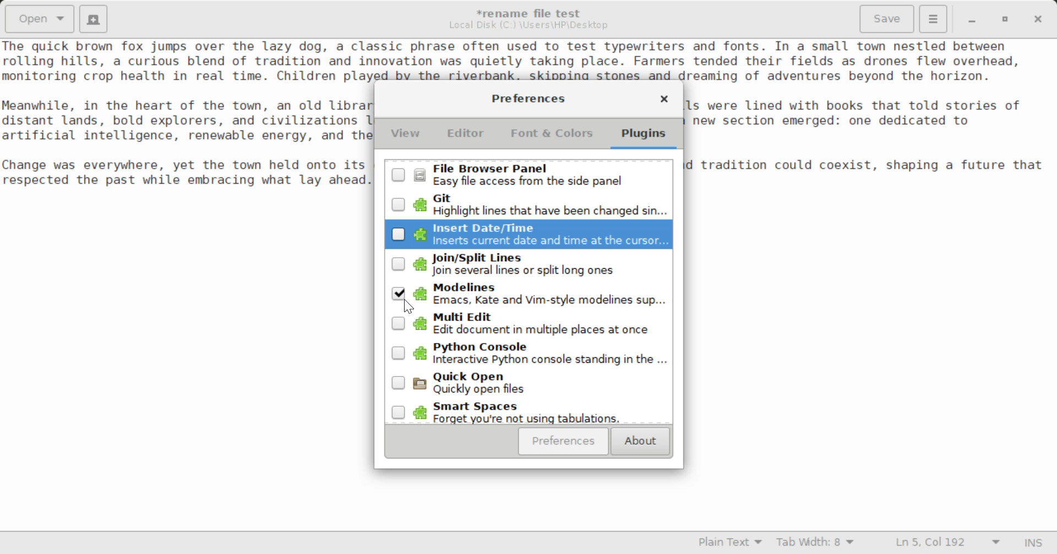  What do you see at coordinates (528, 60) in the screenshot?
I see `Sample text about a charming town` at bounding box center [528, 60].